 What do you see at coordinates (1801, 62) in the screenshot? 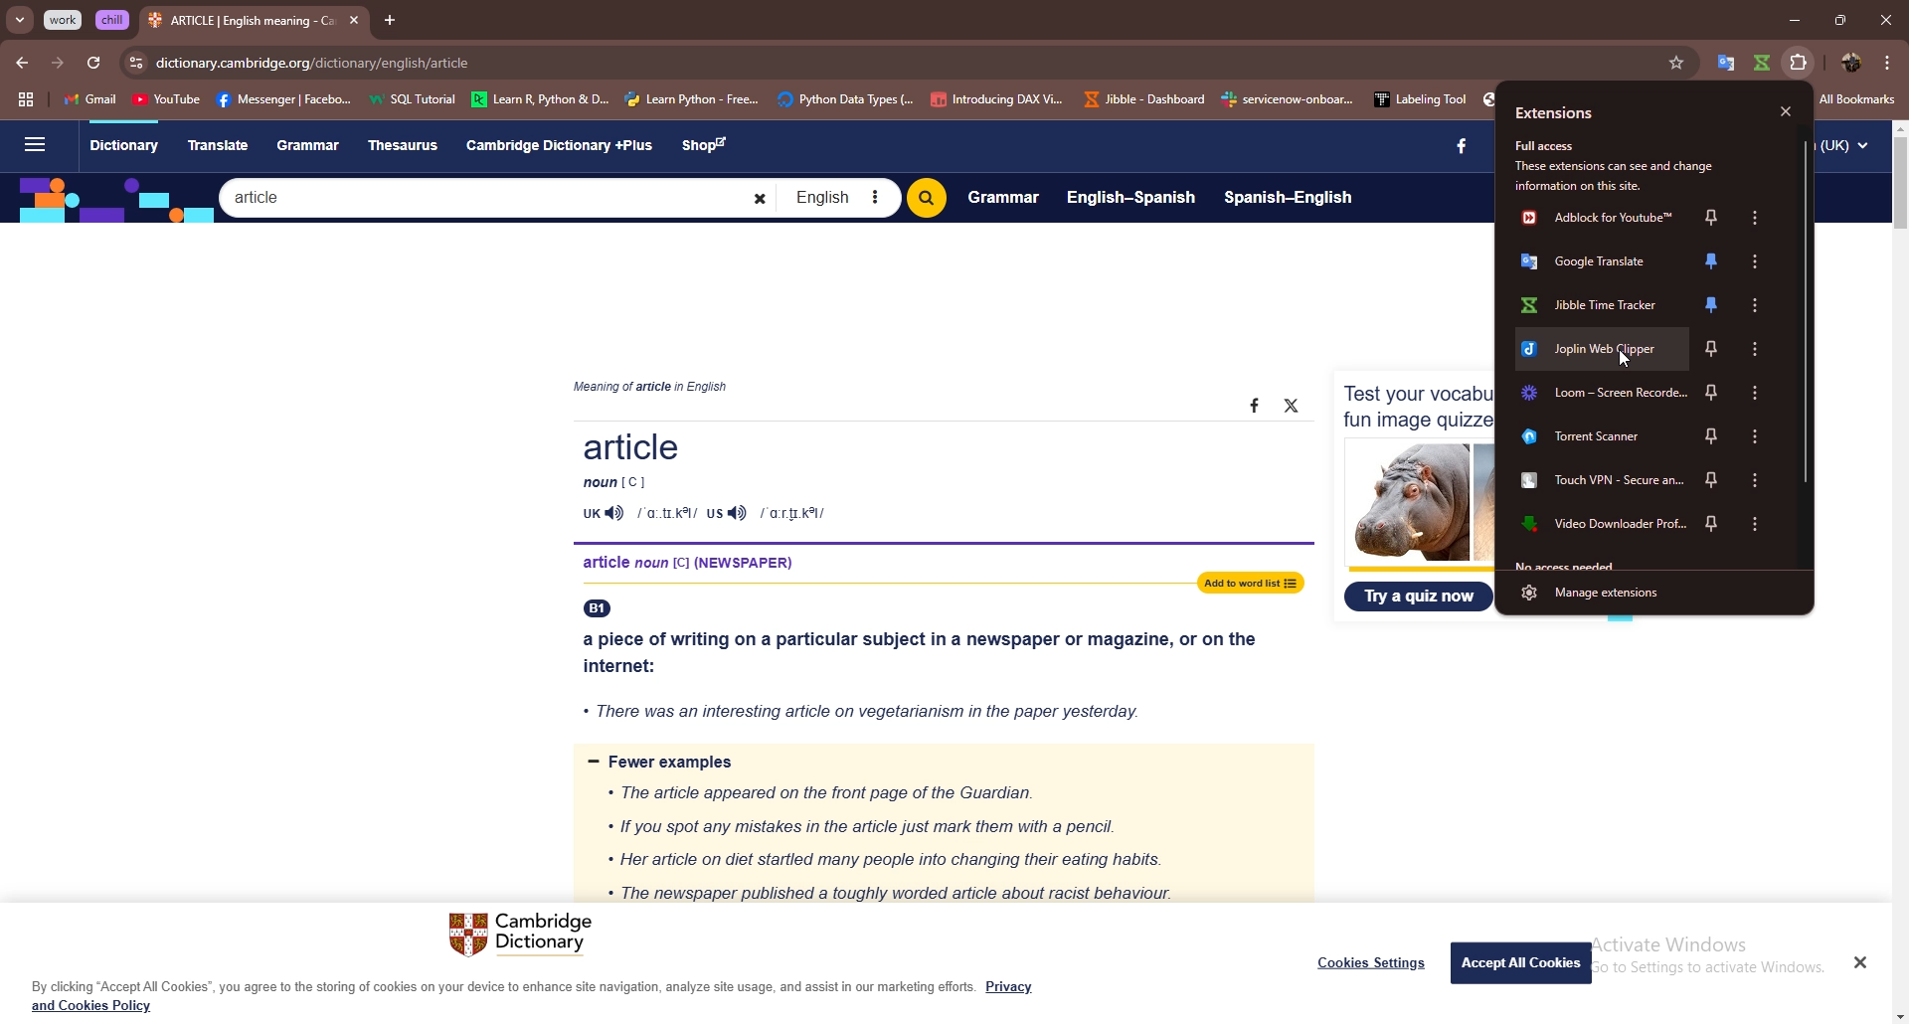
I see `extensions` at bounding box center [1801, 62].